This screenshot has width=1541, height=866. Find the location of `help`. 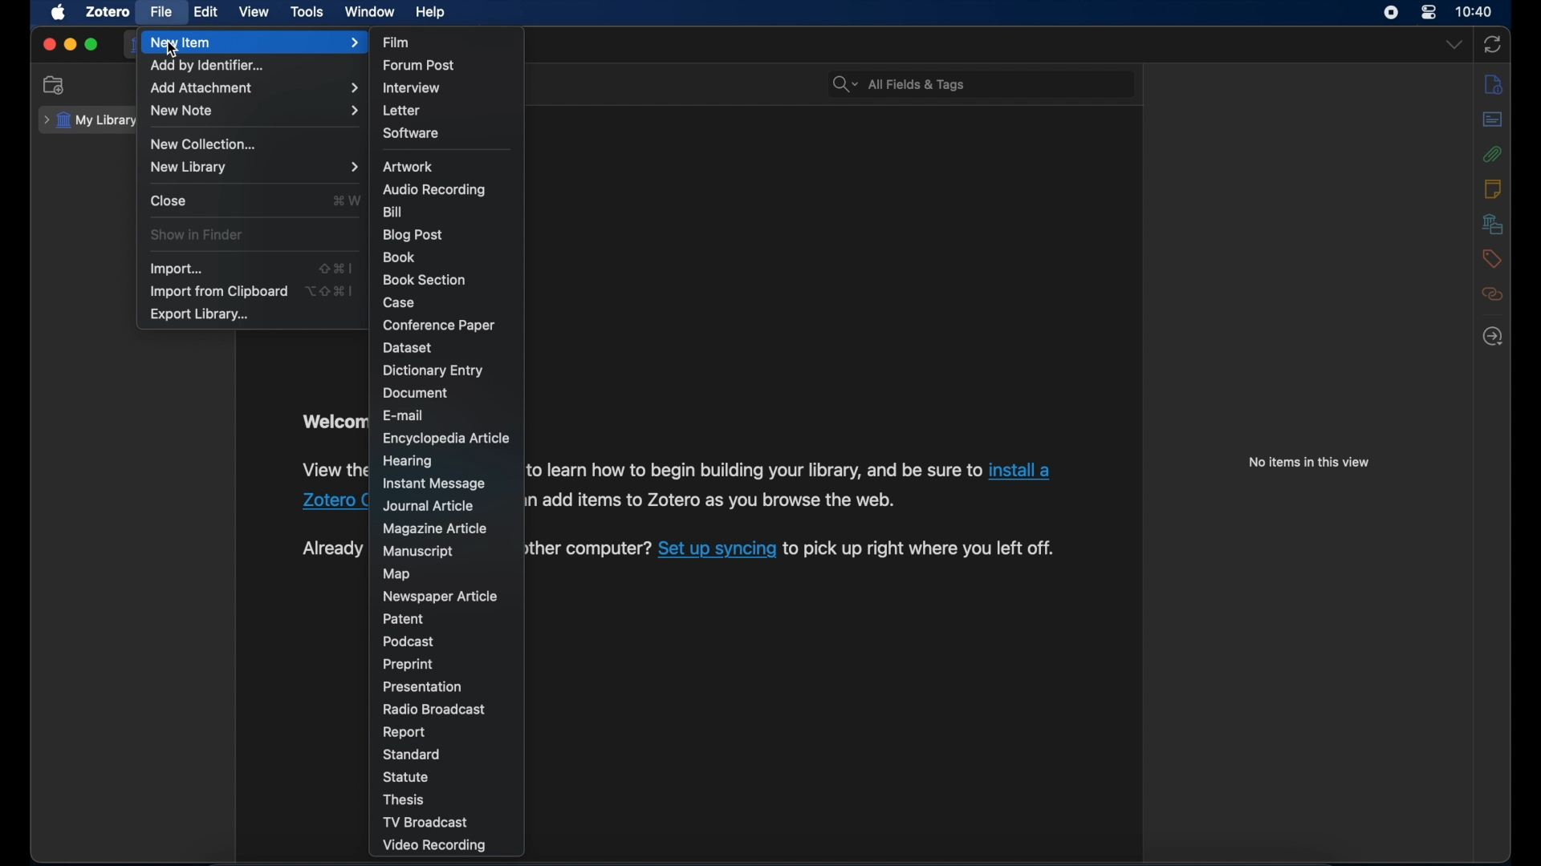

help is located at coordinates (430, 13).